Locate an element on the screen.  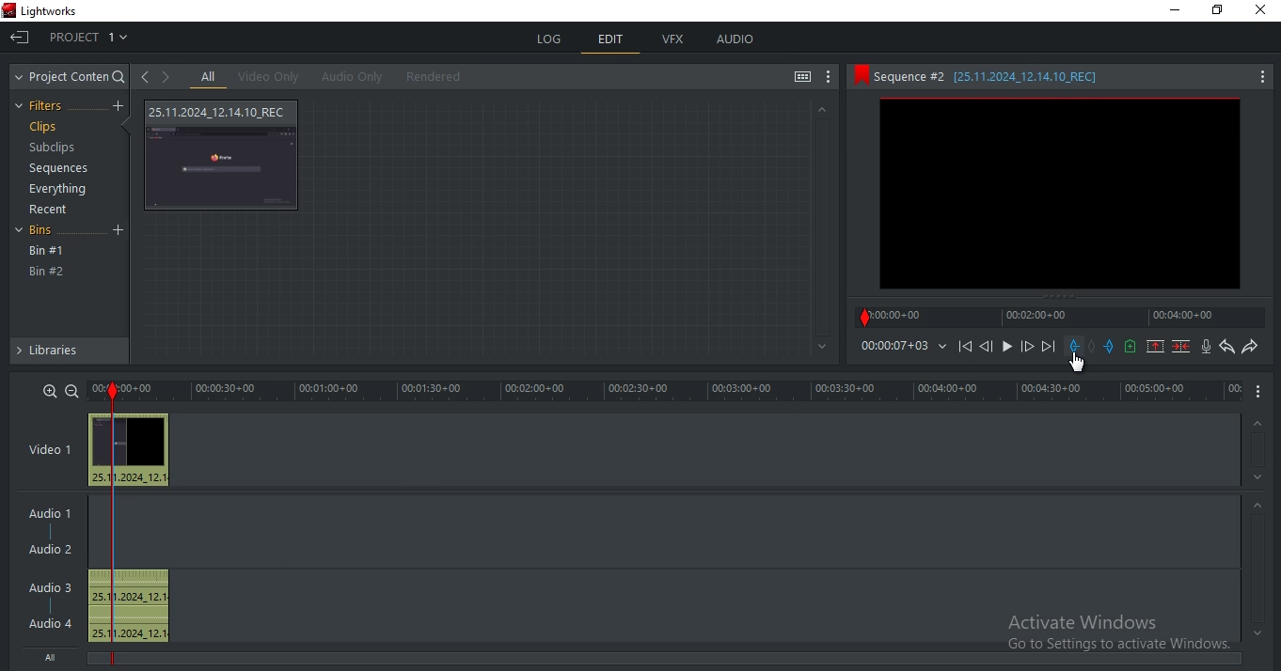
Bottom is located at coordinates (819, 347).